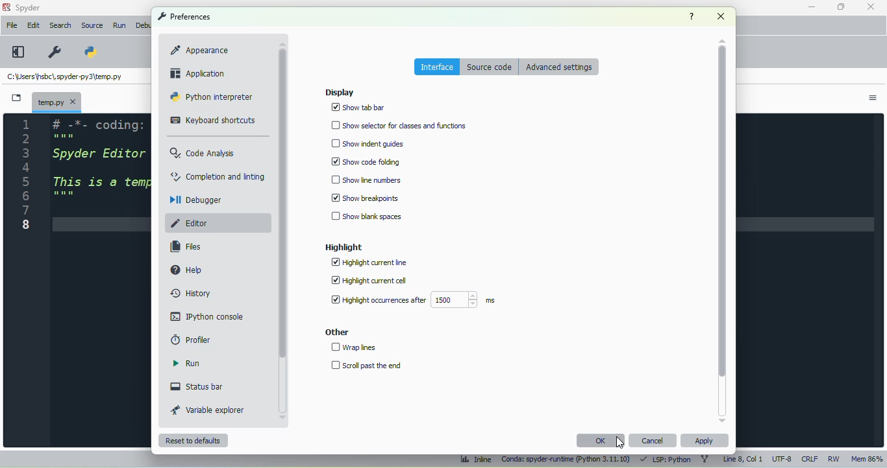 Image resolution: width=887 pixels, height=468 pixels. What do you see at coordinates (566, 460) in the screenshot?
I see `conda: spyder-runtime (python 3. 11. 10)` at bounding box center [566, 460].